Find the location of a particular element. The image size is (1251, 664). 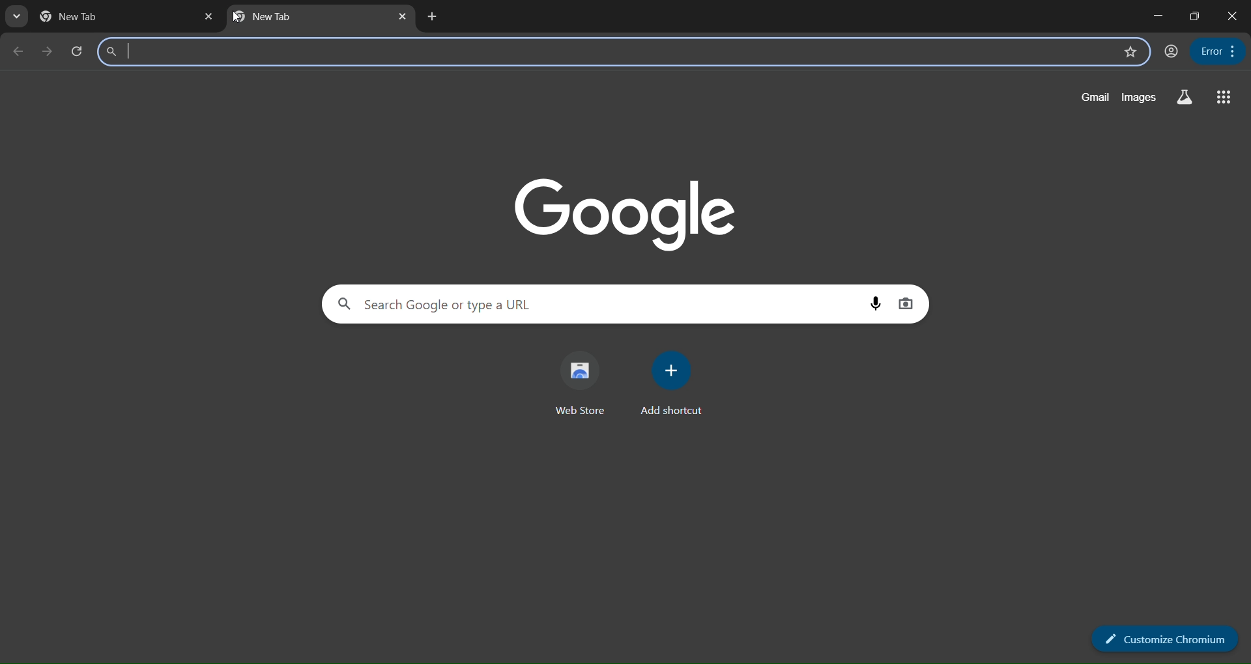

customize chromium is located at coordinates (1156, 635).